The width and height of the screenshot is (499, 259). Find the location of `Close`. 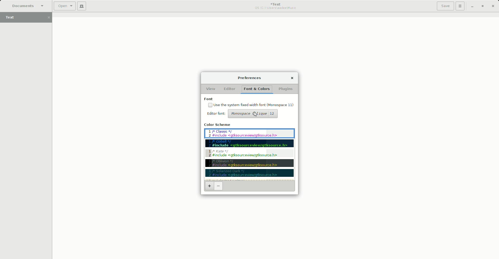

Close is located at coordinates (294, 77).